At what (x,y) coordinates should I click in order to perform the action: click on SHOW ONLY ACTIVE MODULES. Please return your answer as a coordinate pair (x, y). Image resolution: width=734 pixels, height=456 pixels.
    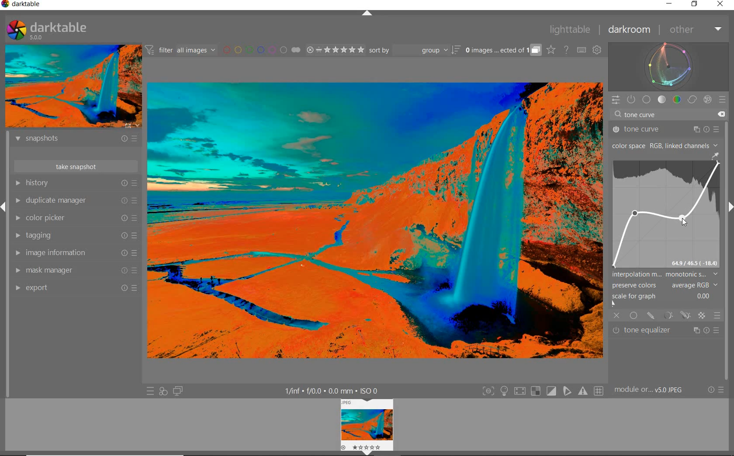
    Looking at the image, I should click on (632, 100).